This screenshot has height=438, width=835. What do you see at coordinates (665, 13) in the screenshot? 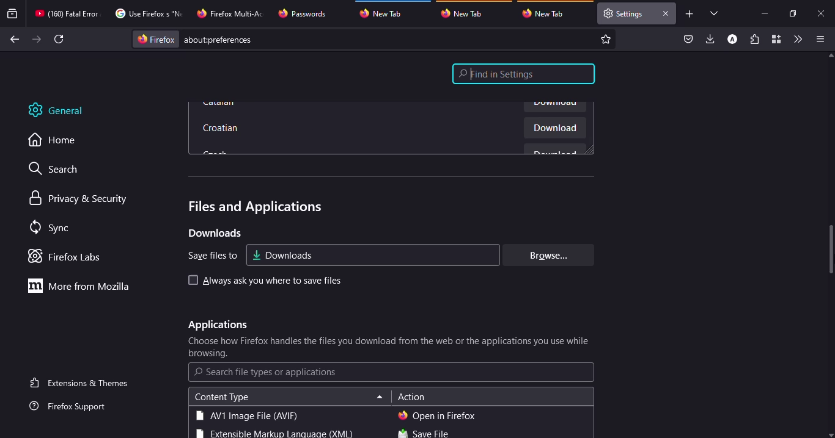
I see `close` at bounding box center [665, 13].